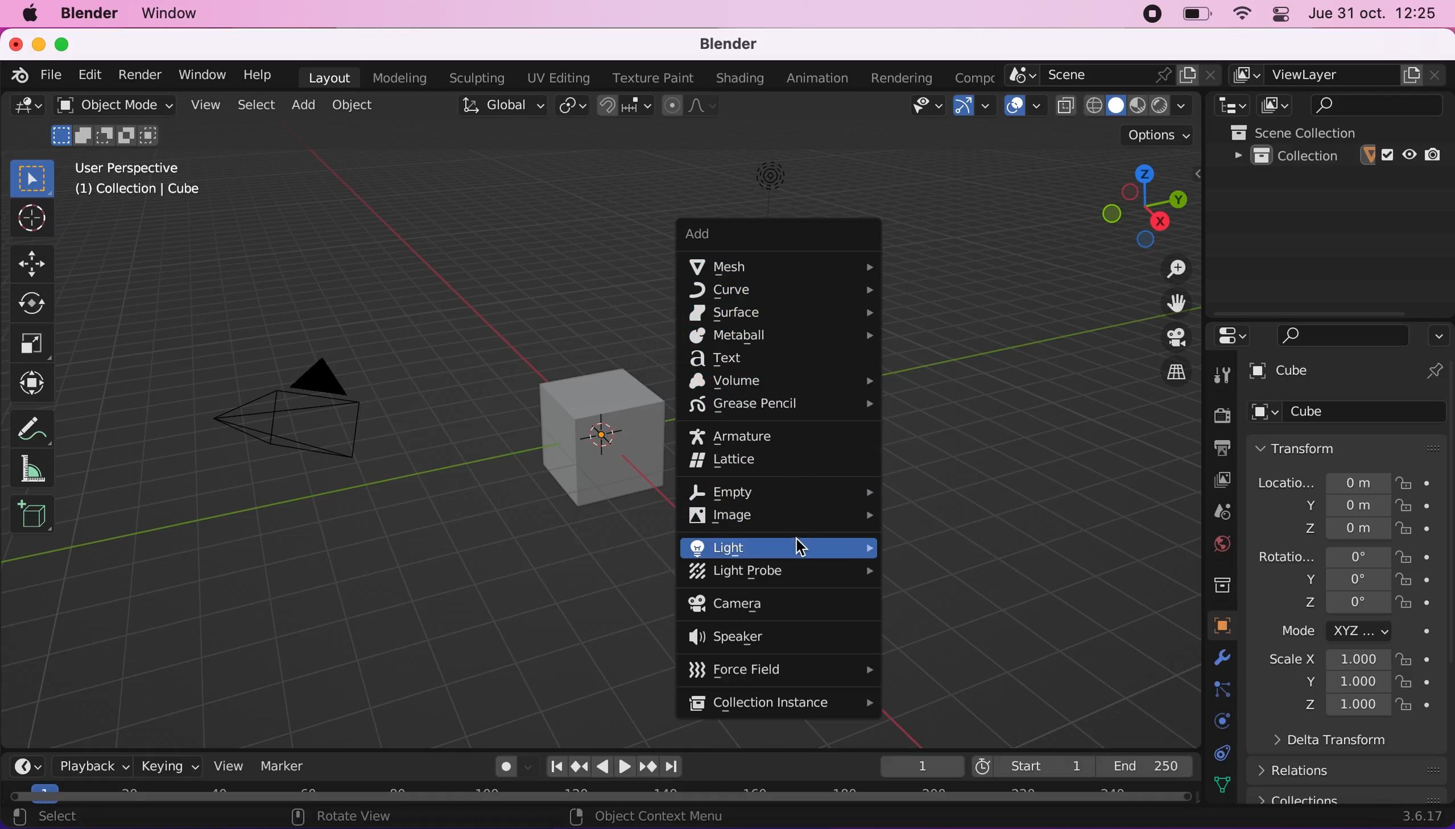  Describe the element at coordinates (736, 44) in the screenshot. I see `blender` at that location.